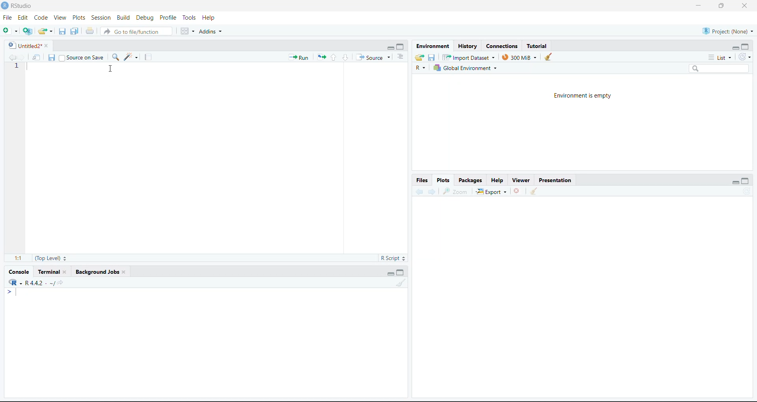 The height and width of the screenshot is (402, 757). What do you see at coordinates (470, 57) in the screenshot?
I see ` import Dataset ` at bounding box center [470, 57].